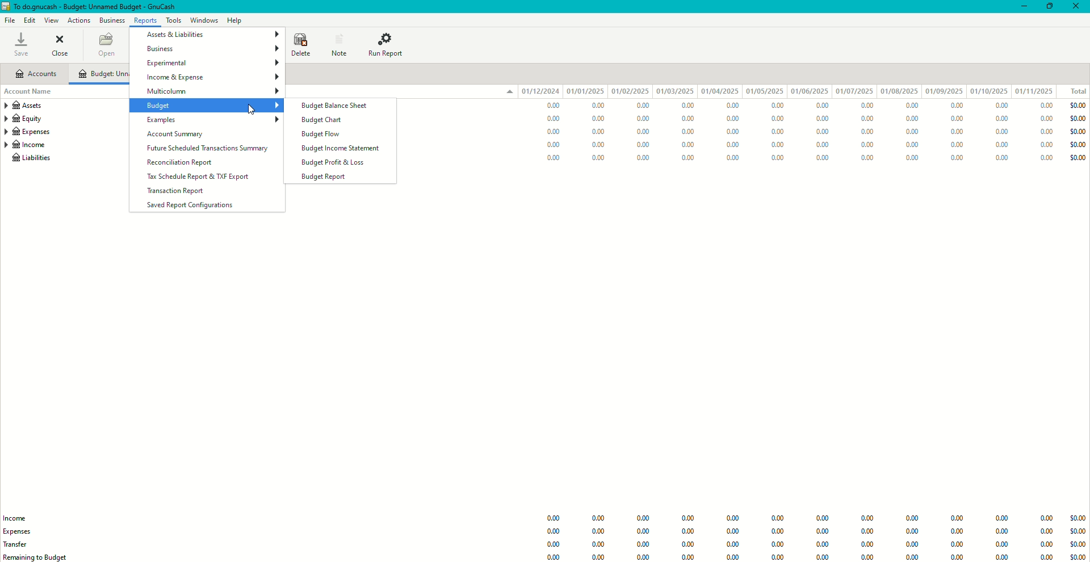 The image size is (1090, 562). What do you see at coordinates (552, 159) in the screenshot?
I see `0.00` at bounding box center [552, 159].